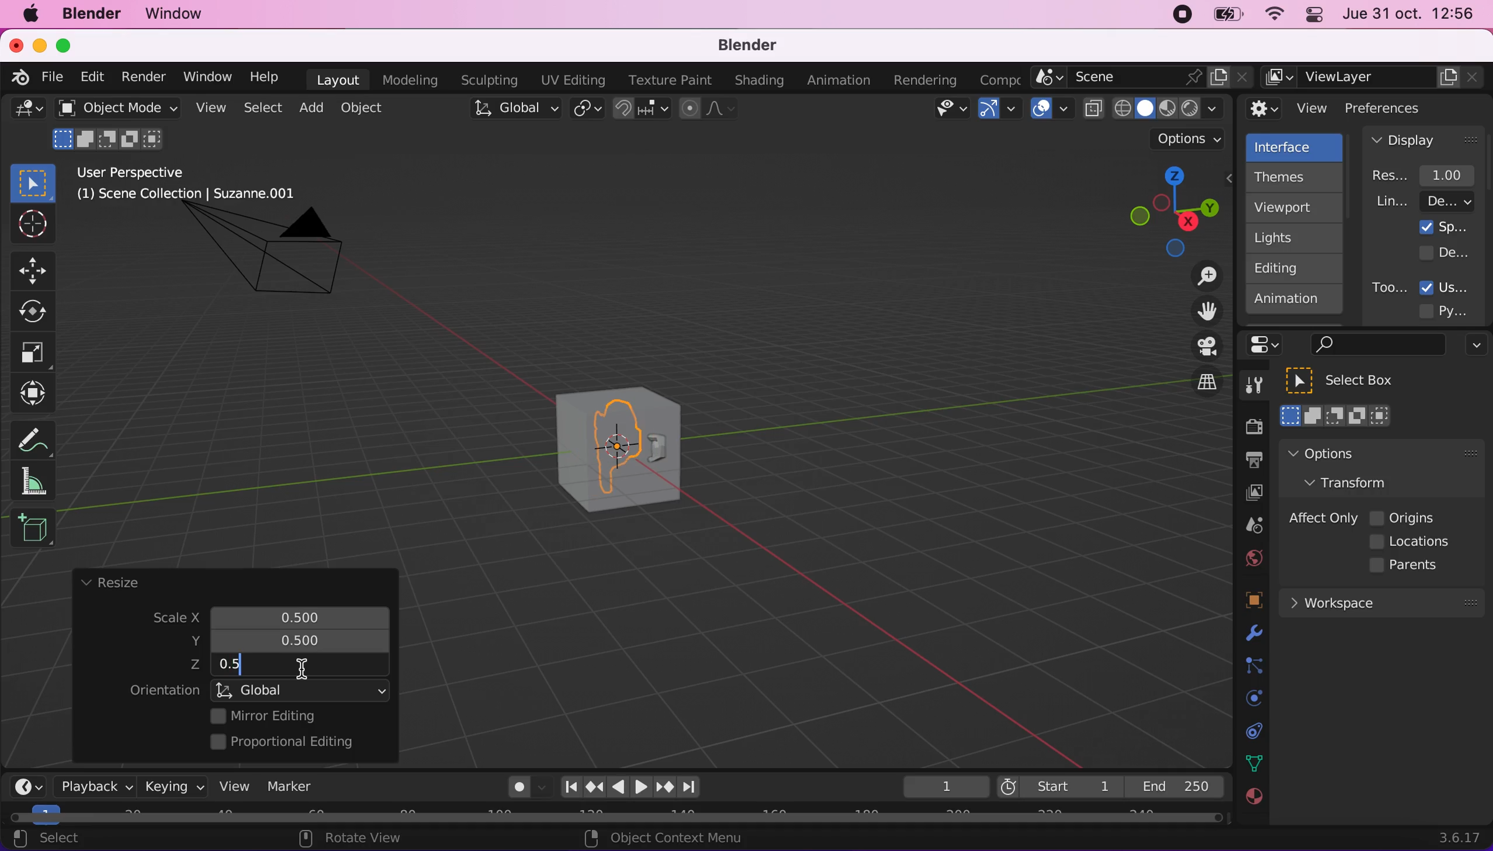  Describe the element at coordinates (1463, 838) in the screenshot. I see `3.6.17` at that location.